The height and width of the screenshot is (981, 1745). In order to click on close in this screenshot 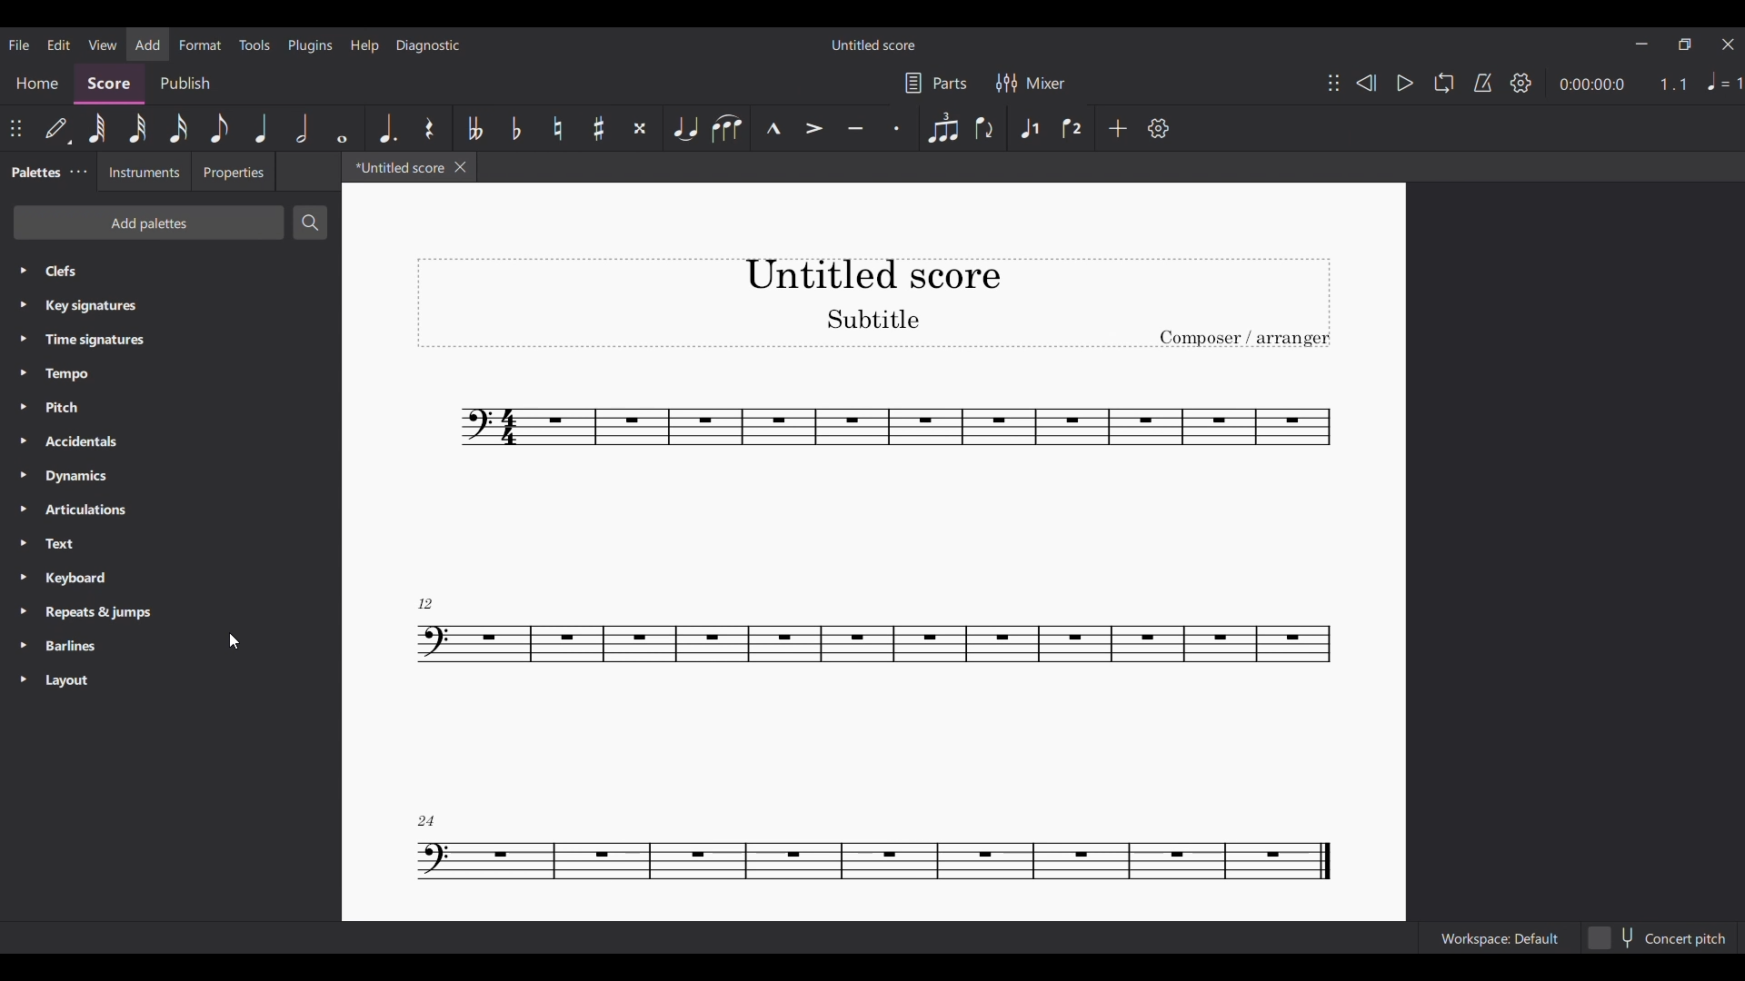, I will do `click(465, 170)`.